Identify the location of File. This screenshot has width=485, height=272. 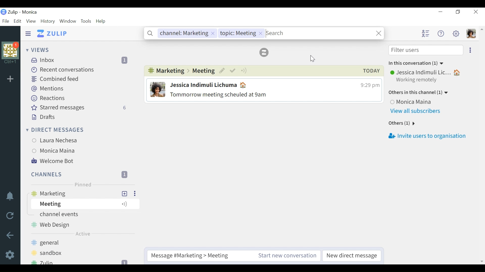
(6, 21).